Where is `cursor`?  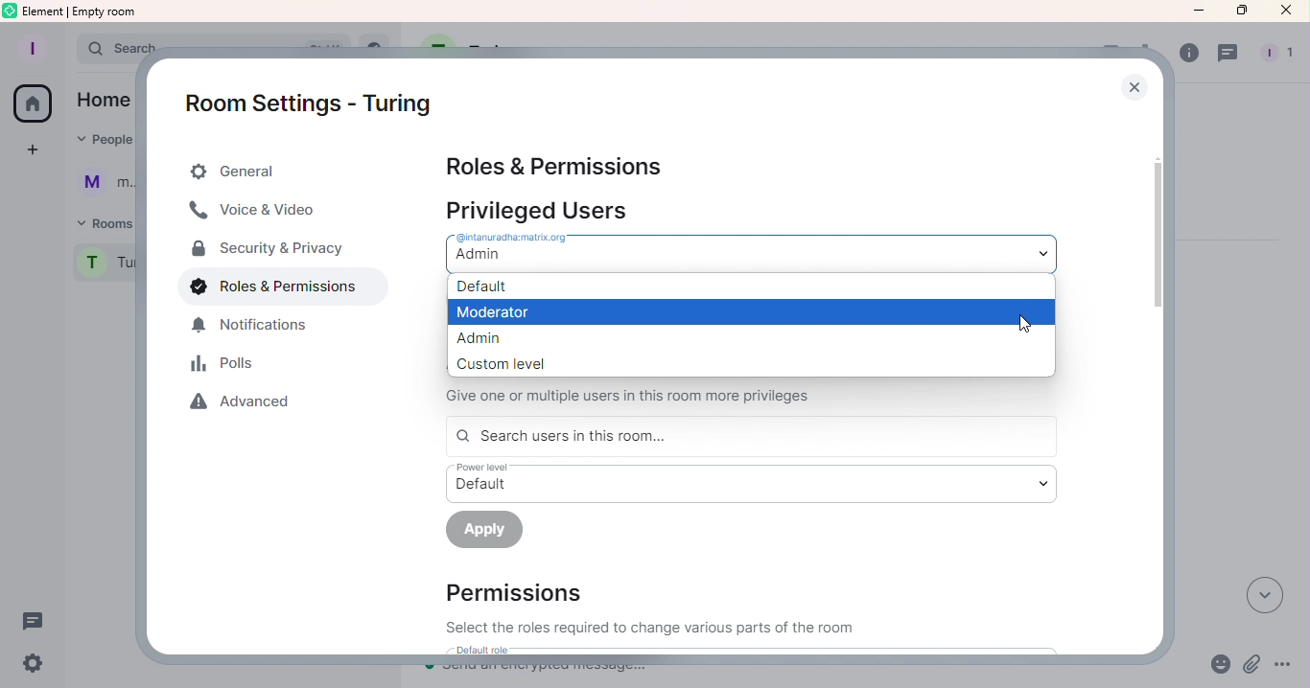
cursor is located at coordinates (1028, 330).